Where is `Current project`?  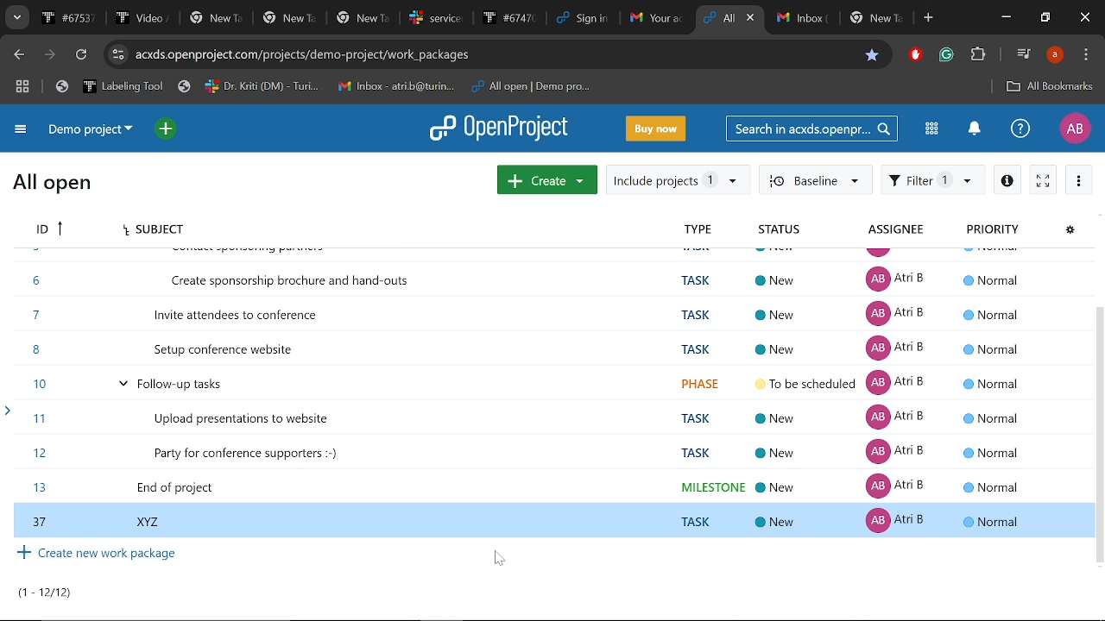
Current project is located at coordinates (89, 131).